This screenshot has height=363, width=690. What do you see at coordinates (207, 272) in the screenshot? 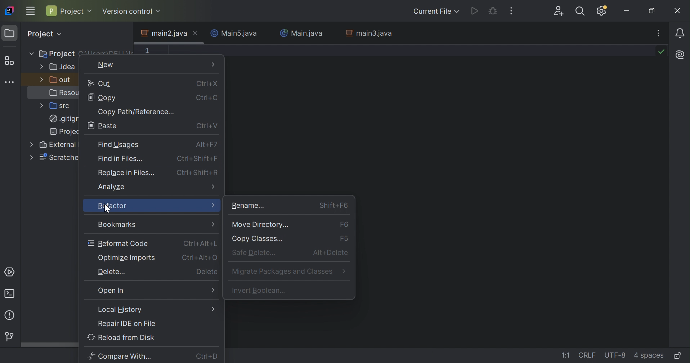
I see `Delete` at bounding box center [207, 272].